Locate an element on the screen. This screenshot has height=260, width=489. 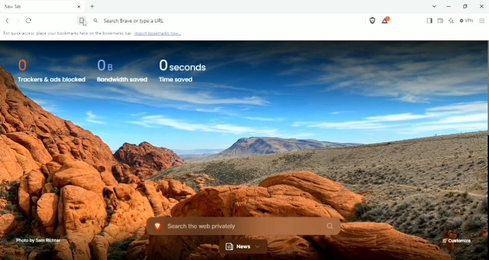
Search the web privately is located at coordinates (242, 226).